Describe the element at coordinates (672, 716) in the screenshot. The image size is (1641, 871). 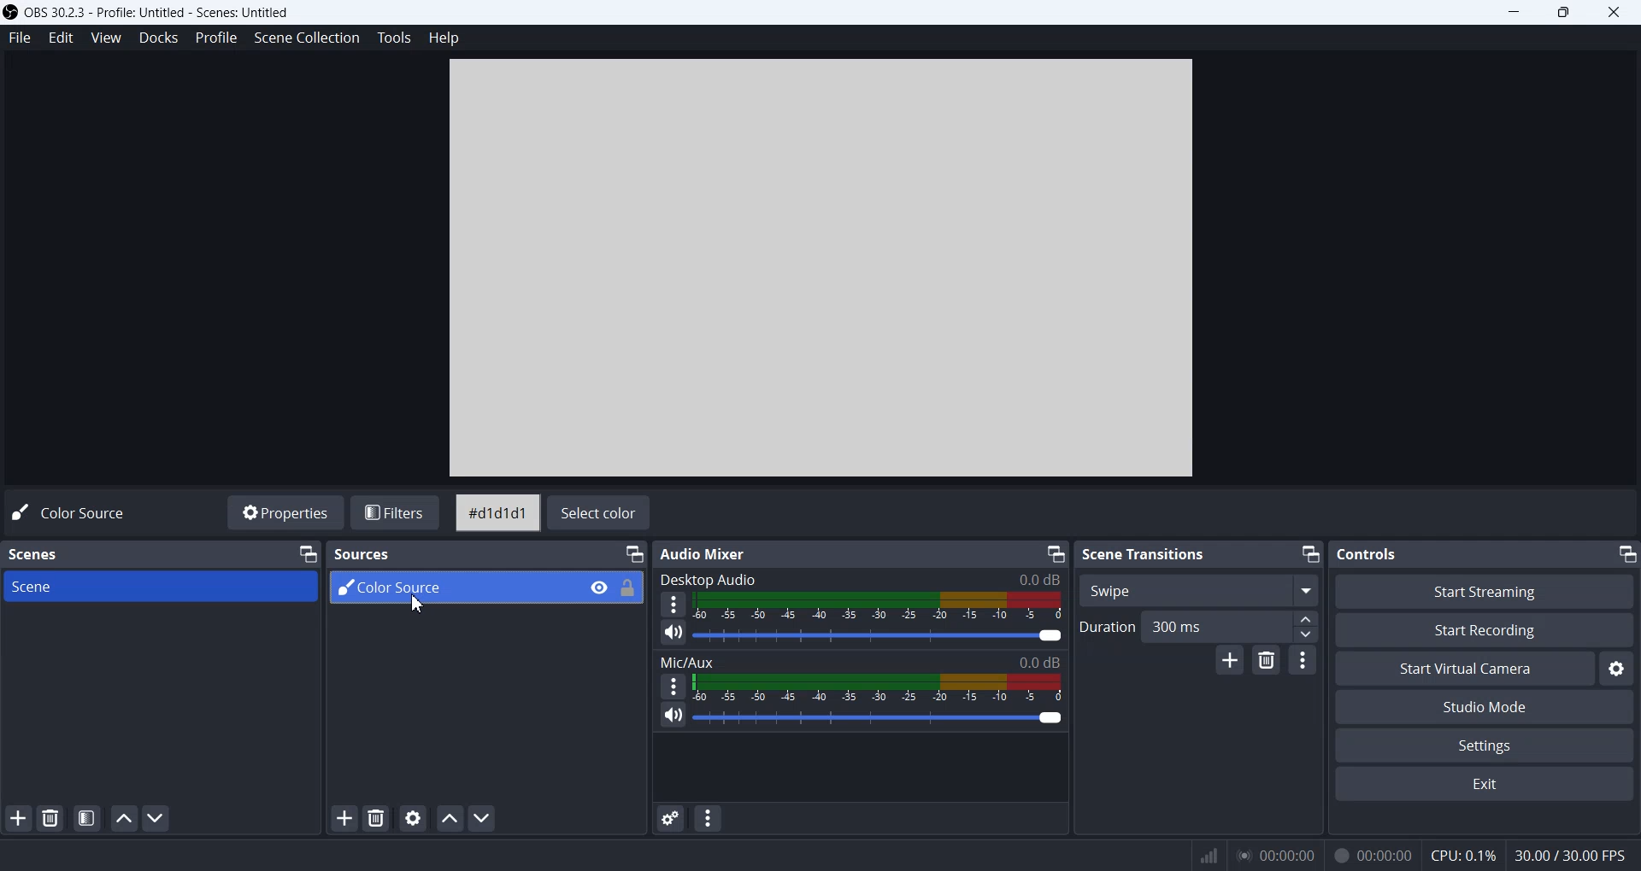
I see `Mute/ Unmute` at that location.